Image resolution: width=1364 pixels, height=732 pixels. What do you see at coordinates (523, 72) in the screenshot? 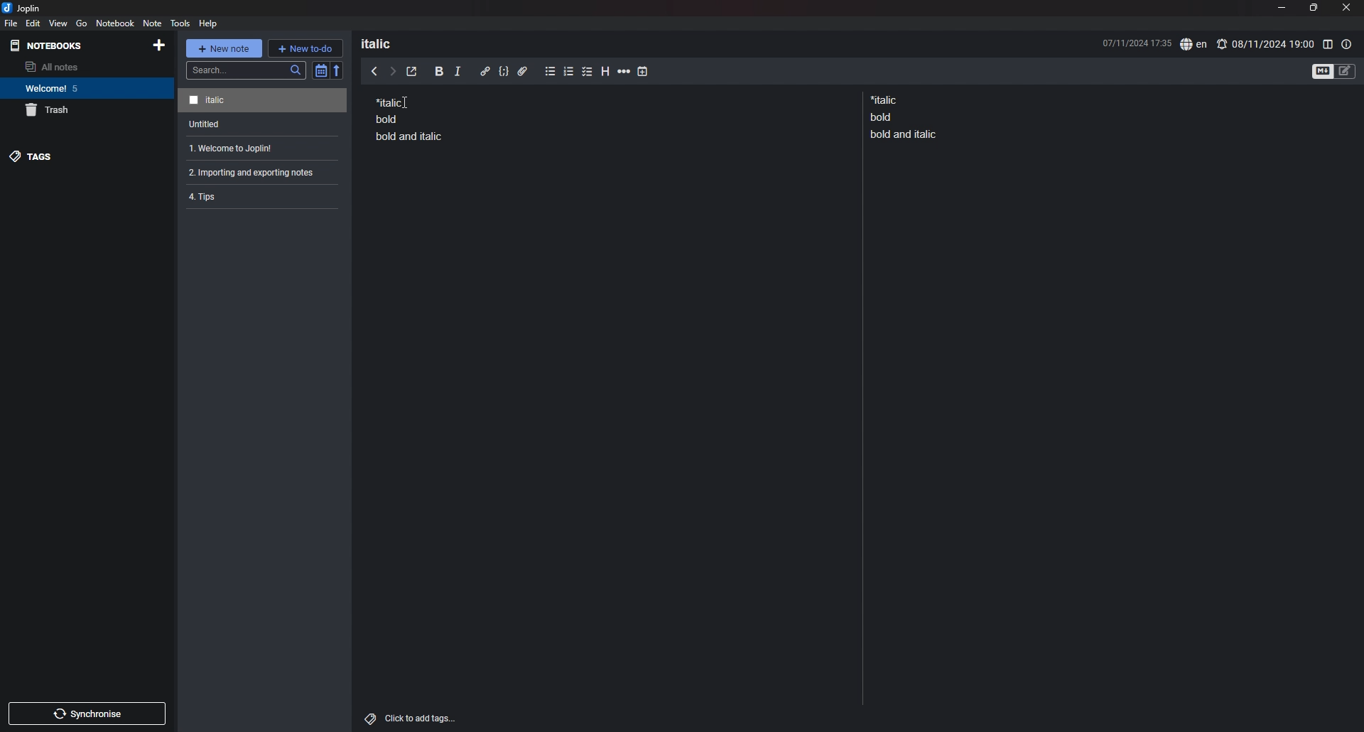
I see `attachment` at bounding box center [523, 72].